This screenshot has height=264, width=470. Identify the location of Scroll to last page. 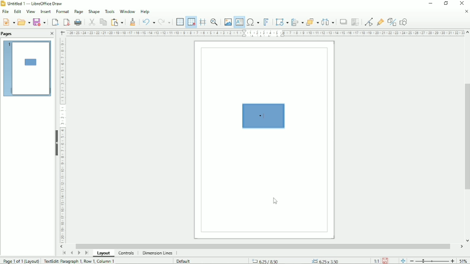
(87, 253).